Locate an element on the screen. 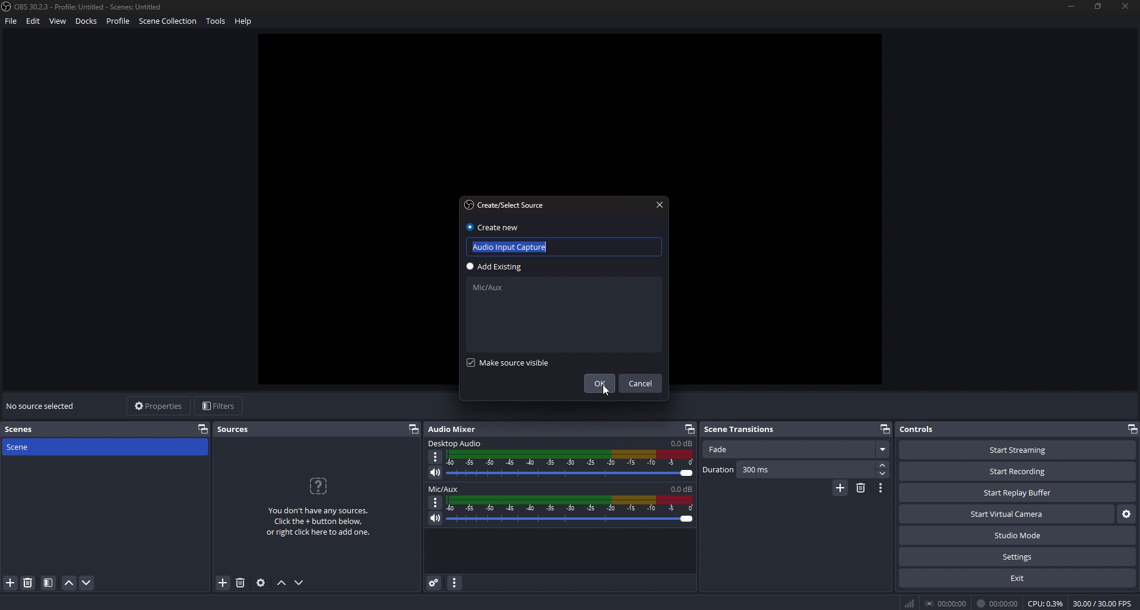  mic/aux is located at coordinates (445, 490).